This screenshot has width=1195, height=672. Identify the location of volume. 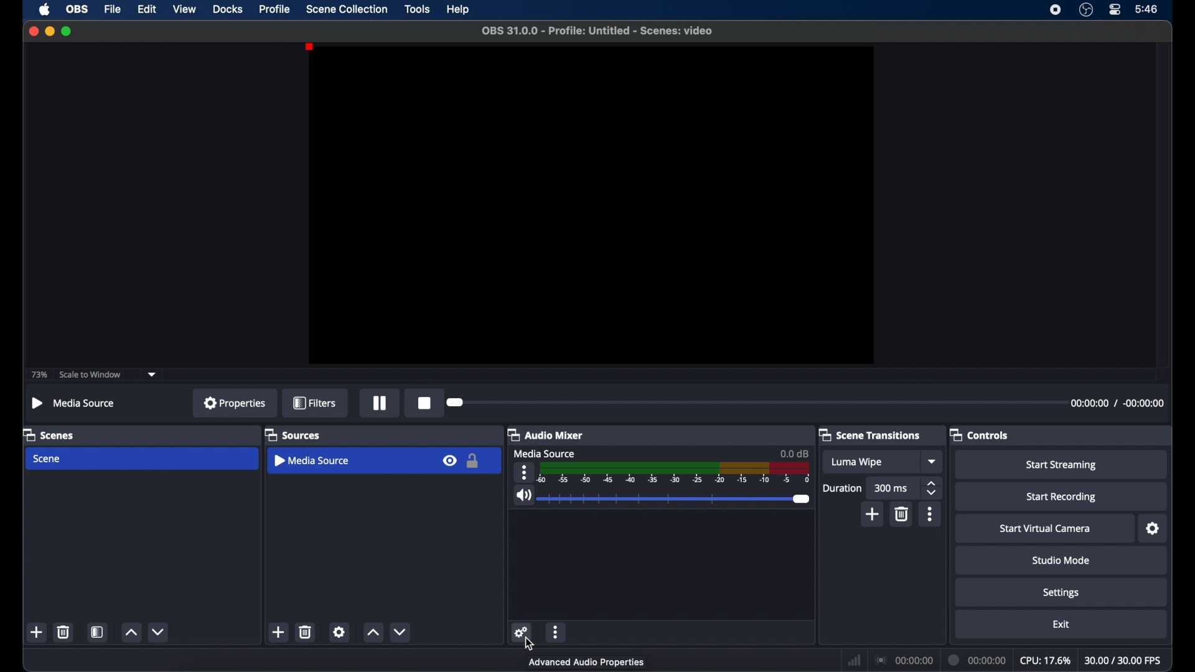
(523, 495).